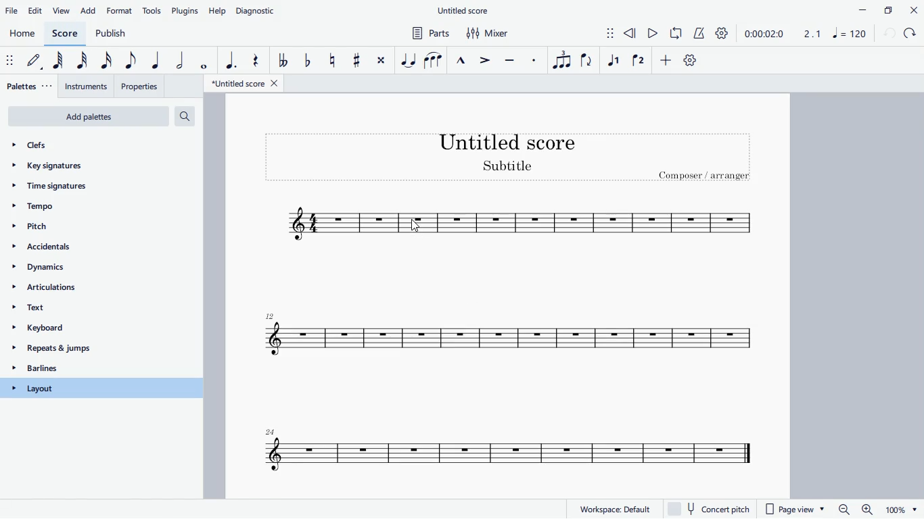 This screenshot has height=519, width=924. Describe the element at coordinates (724, 34) in the screenshot. I see `settings` at that location.